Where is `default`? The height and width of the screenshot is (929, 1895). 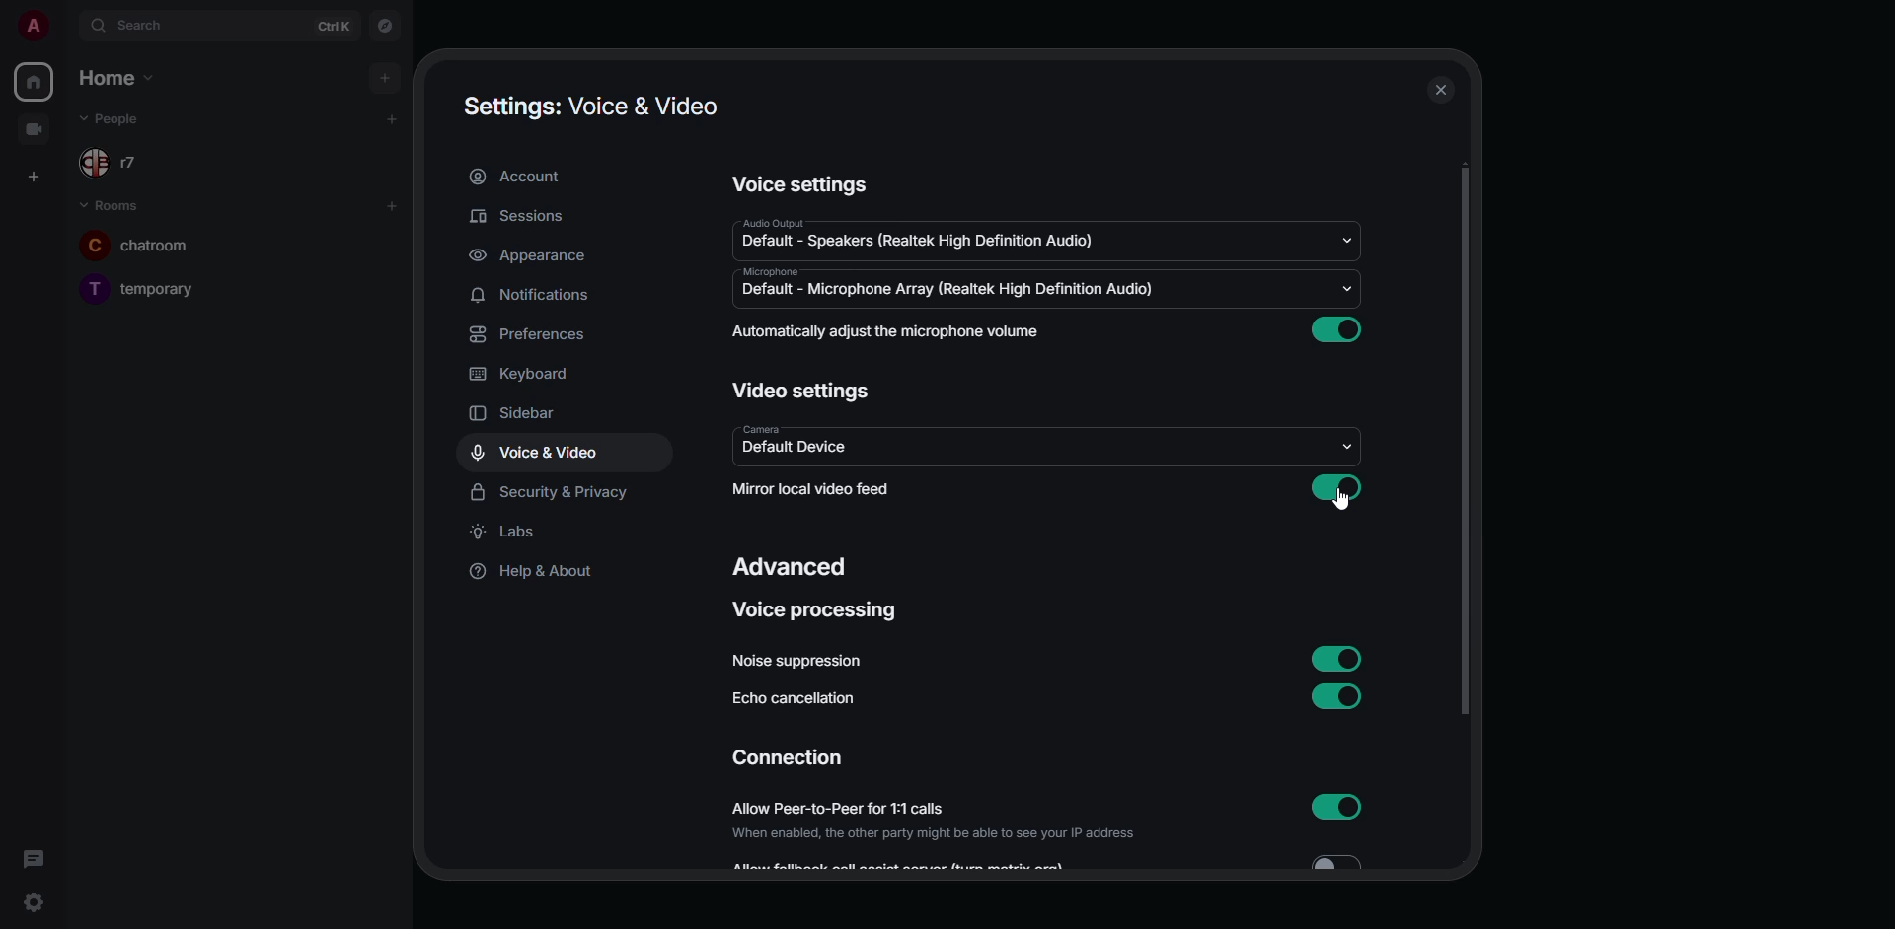
default is located at coordinates (797, 448).